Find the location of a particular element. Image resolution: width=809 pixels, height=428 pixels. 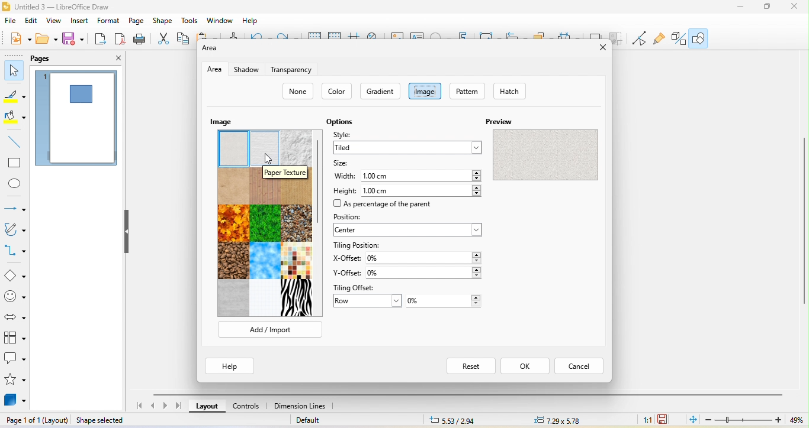

minimze is located at coordinates (737, 8).